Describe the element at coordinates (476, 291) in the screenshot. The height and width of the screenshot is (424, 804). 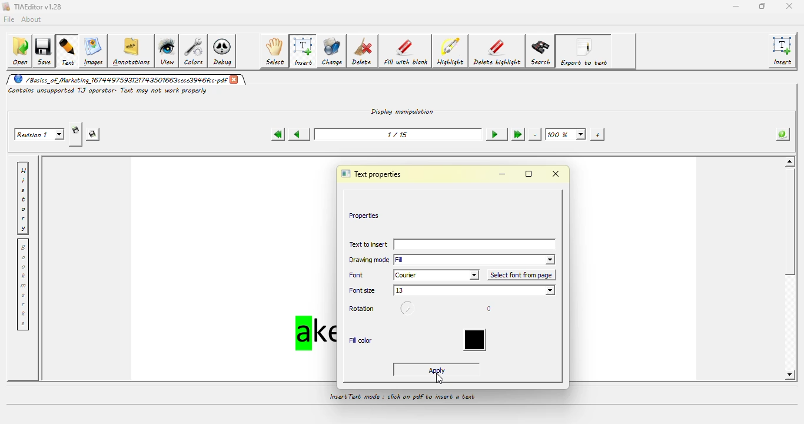
I see `13` at that location.